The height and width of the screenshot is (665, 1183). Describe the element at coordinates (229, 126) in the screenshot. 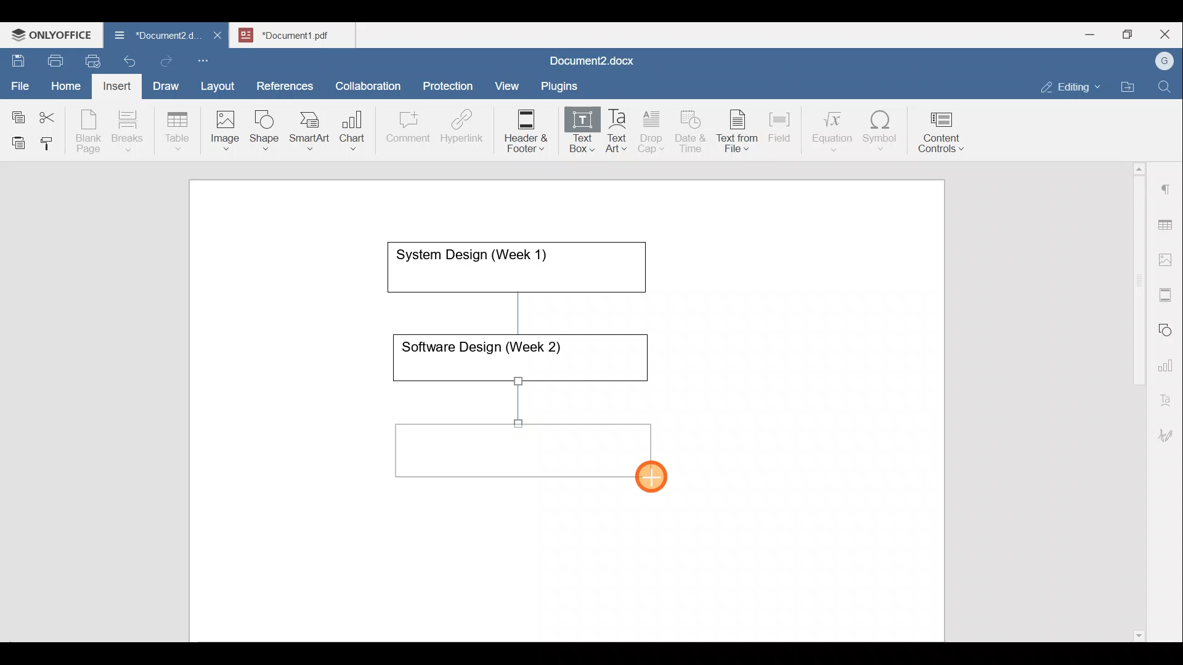

I see `Image` at that location.